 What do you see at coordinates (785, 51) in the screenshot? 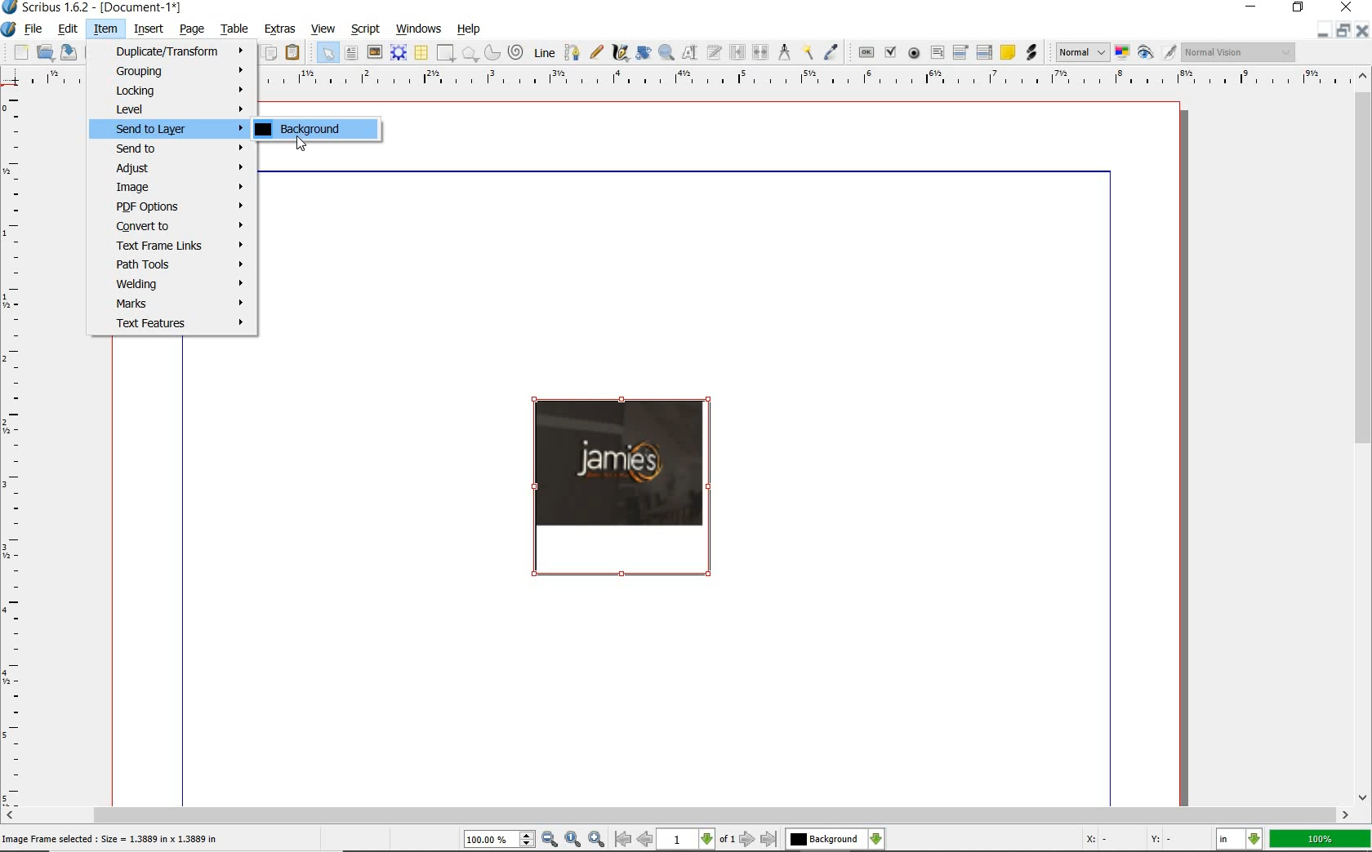
I see `measurements` at bounding box center [785, 51].